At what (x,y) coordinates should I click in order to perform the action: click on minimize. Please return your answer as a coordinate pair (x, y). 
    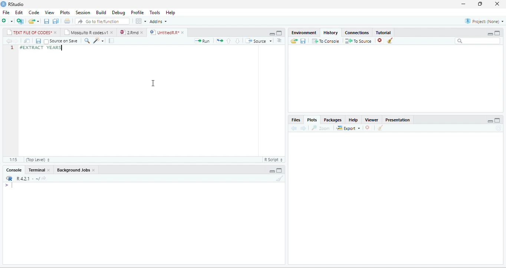
    Looking at the image, I should click on (464, 4).